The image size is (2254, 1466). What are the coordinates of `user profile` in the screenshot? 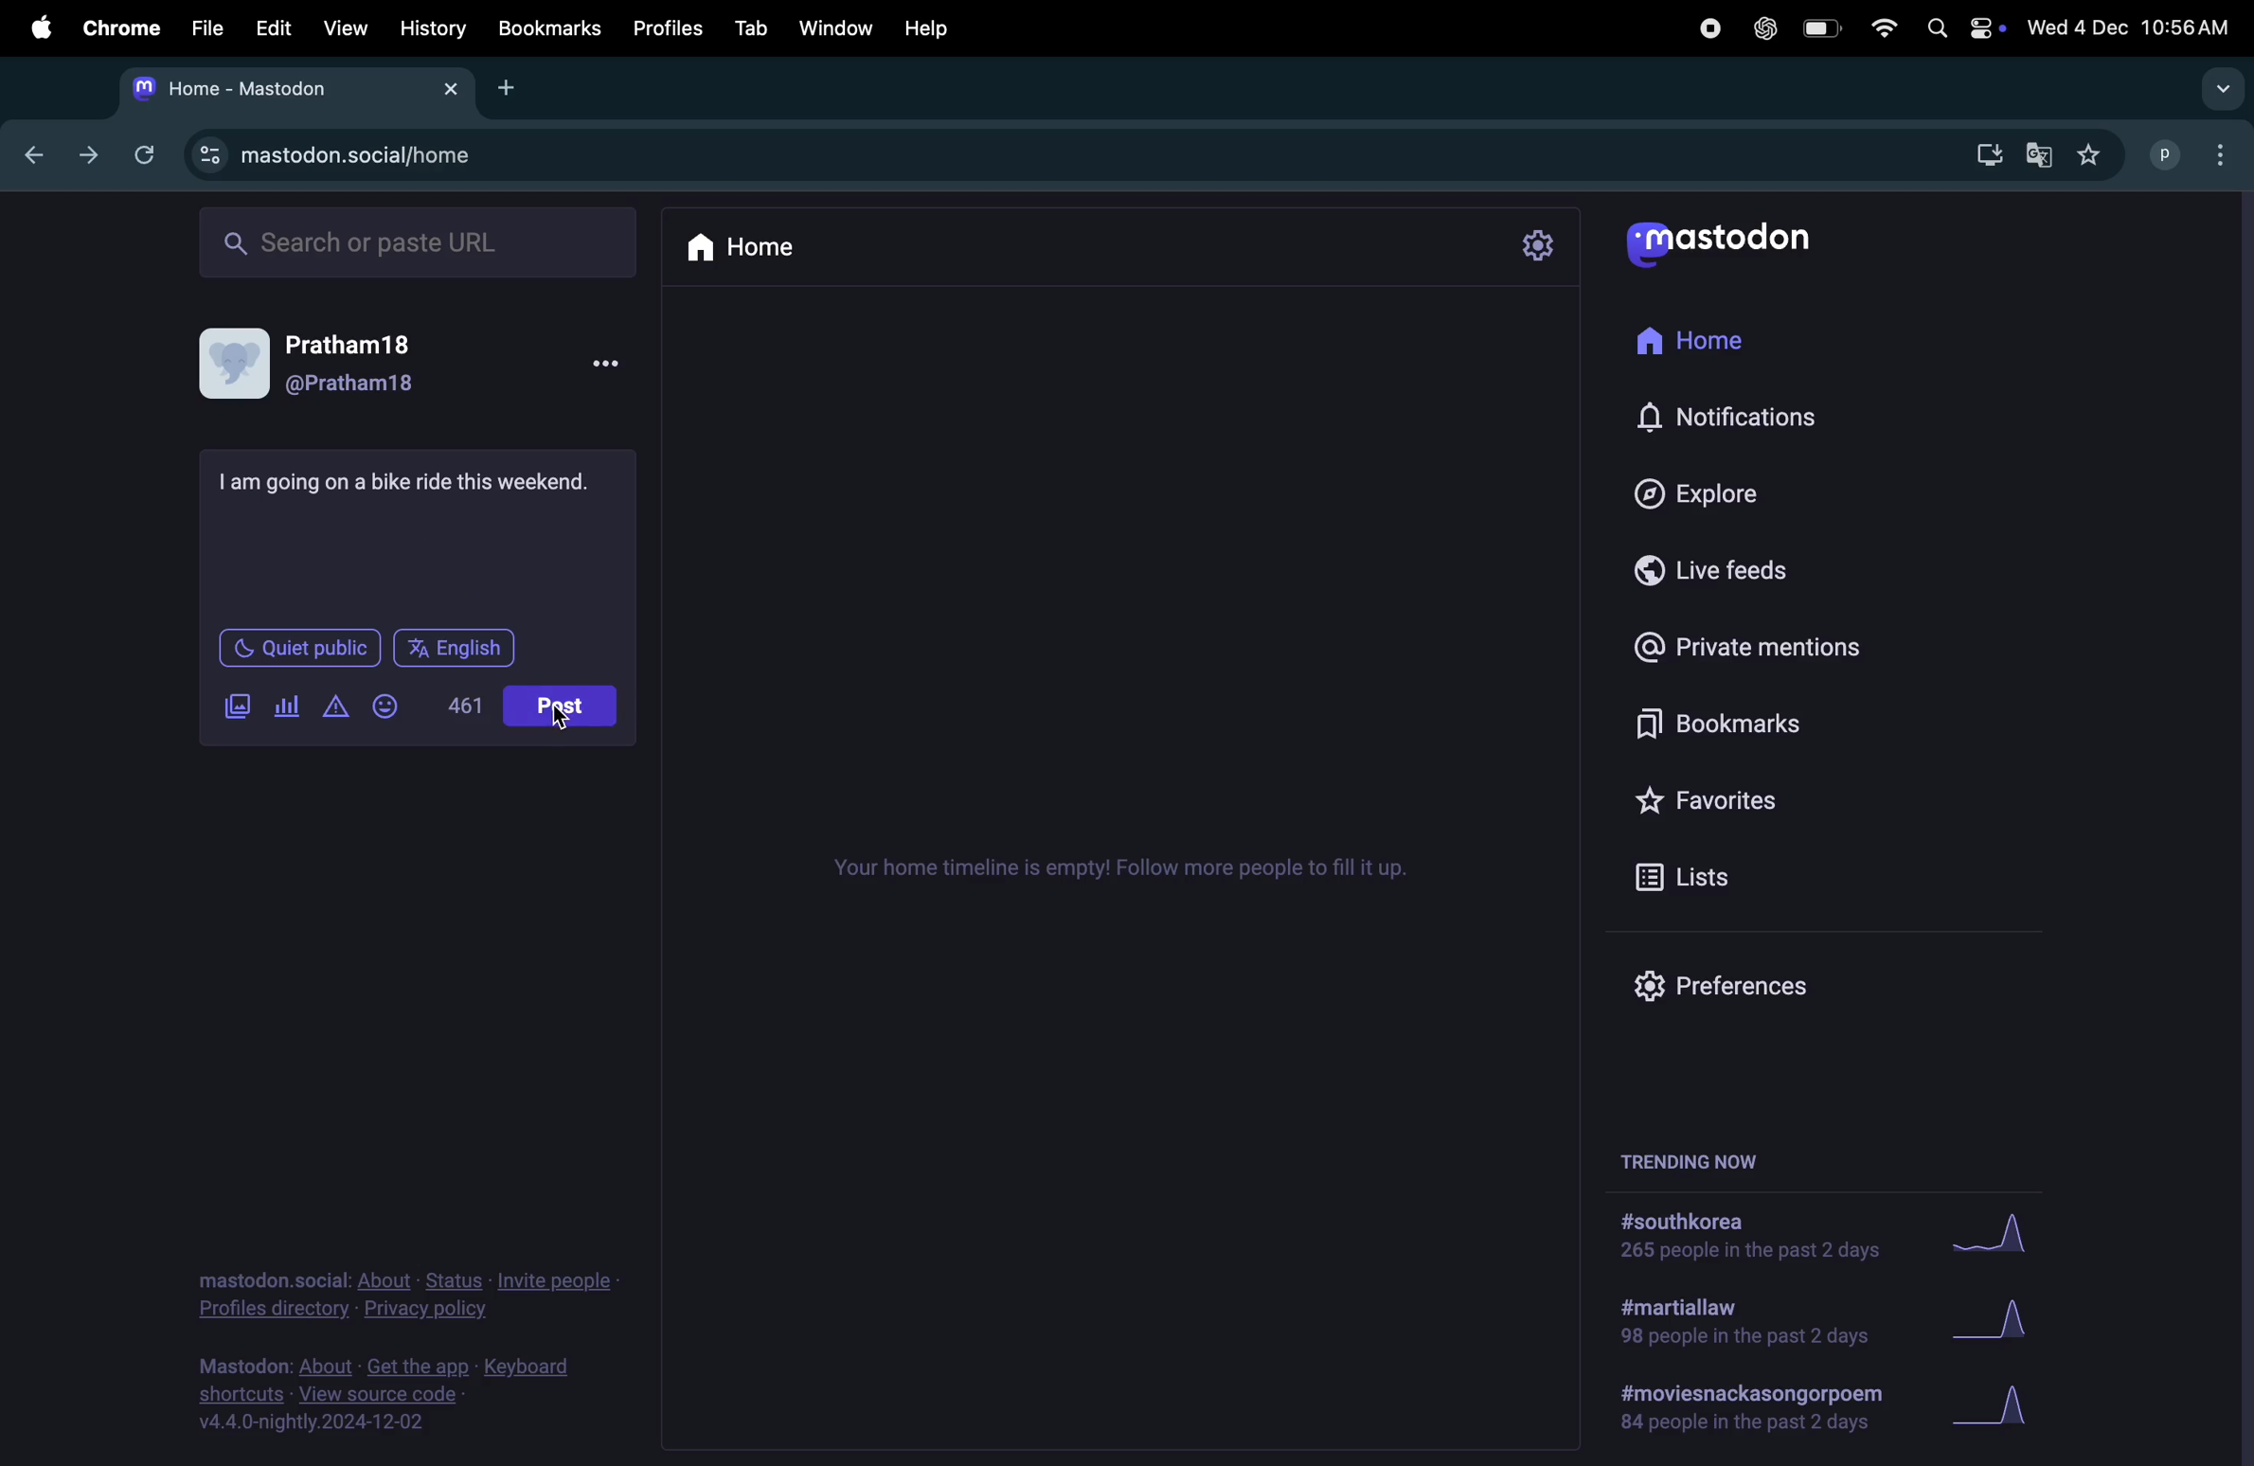 It's located at (2194, 151).